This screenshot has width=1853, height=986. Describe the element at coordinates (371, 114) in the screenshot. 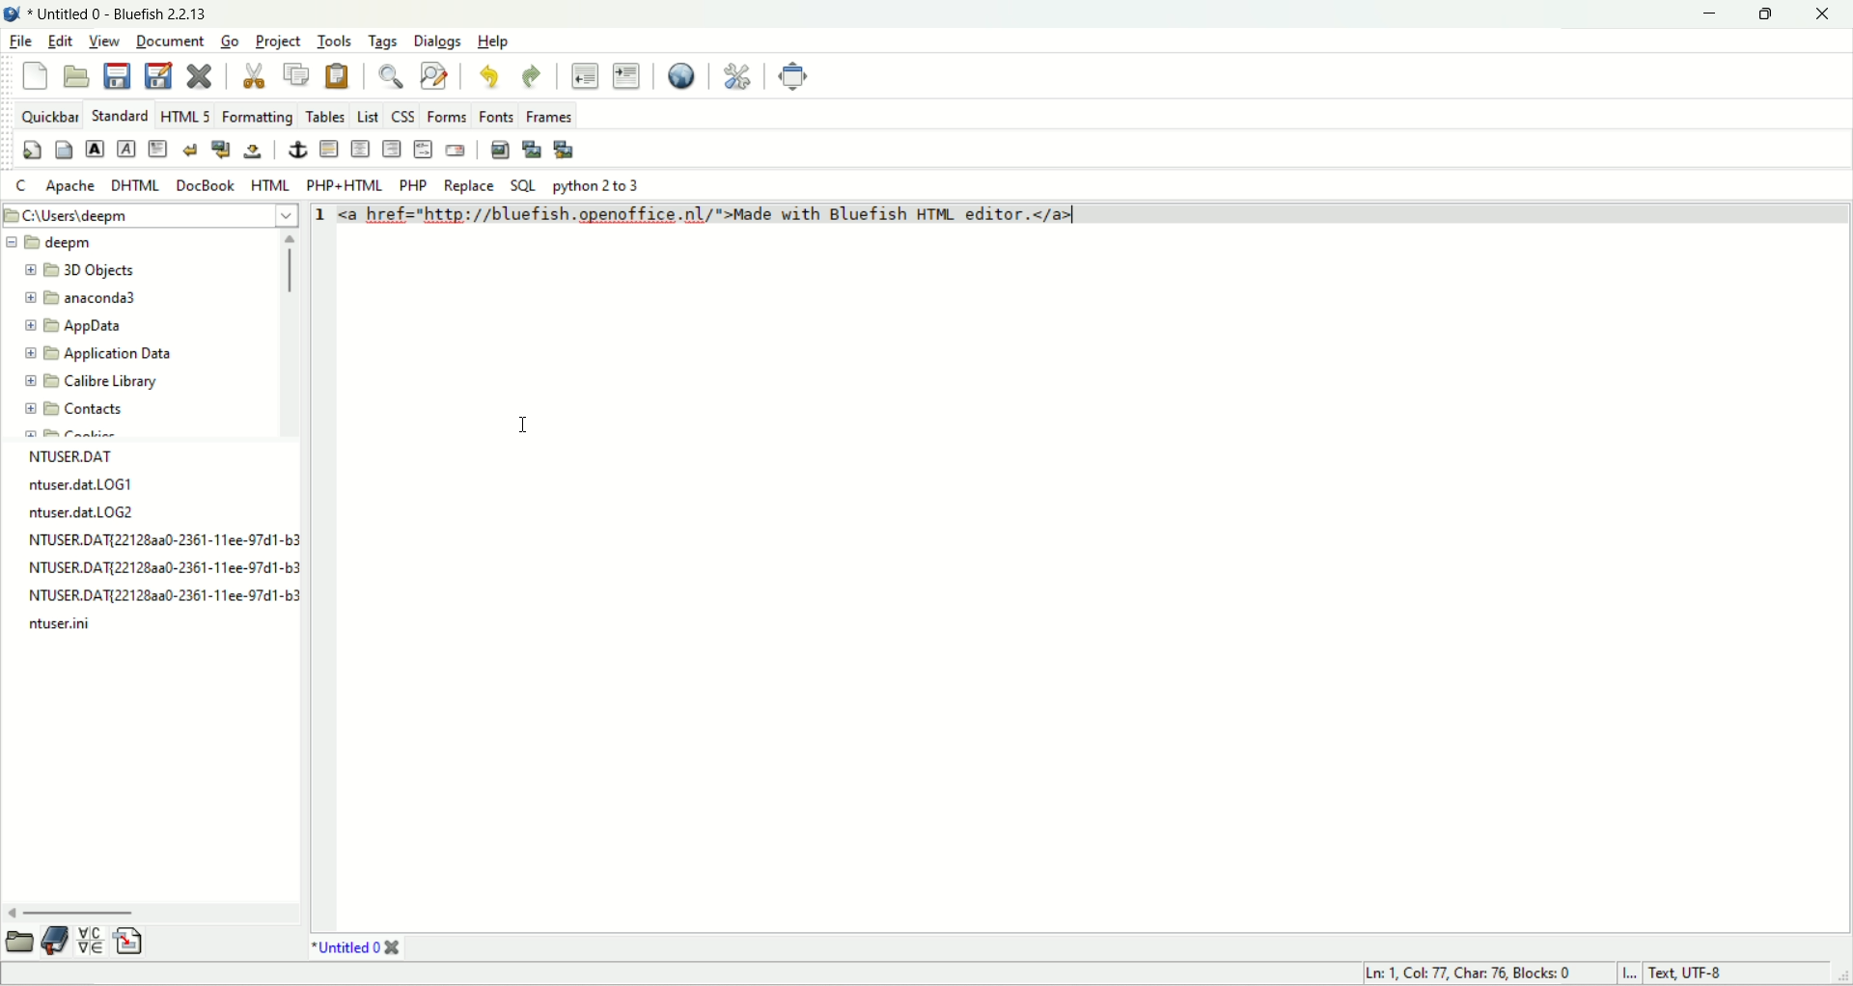

I see `list` at that location.